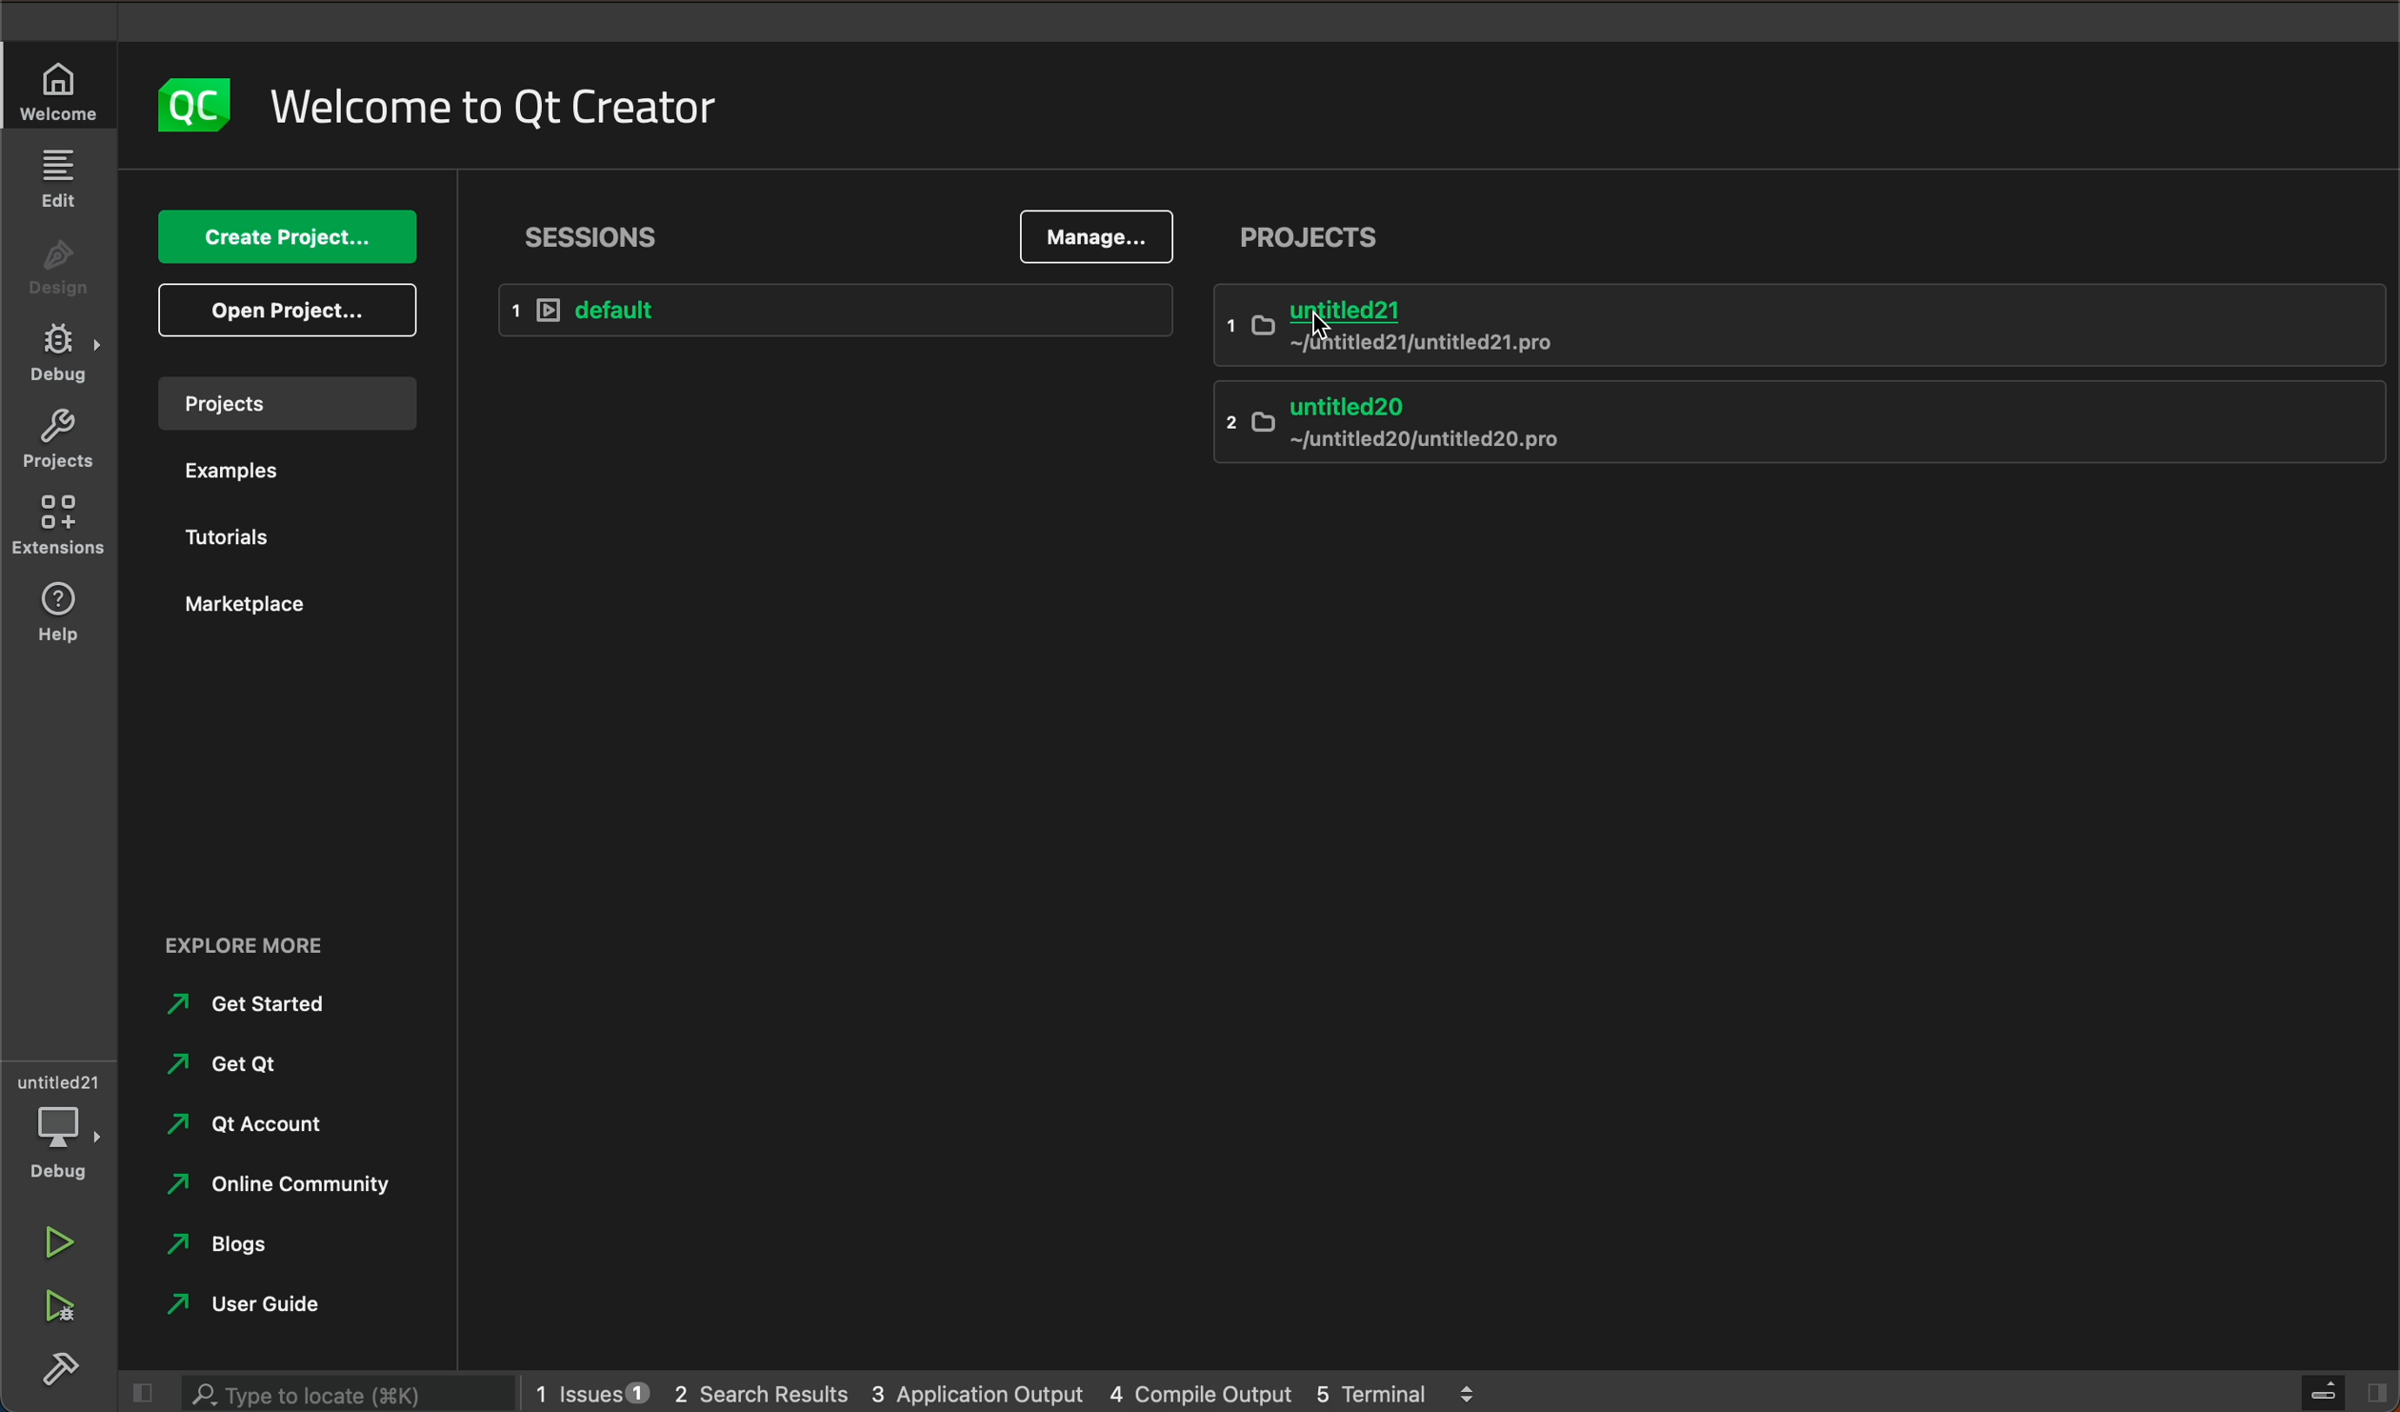 This screenshot has height=1412, width=2400. Describe the element at coordinates (59, 178) in the screenshot. I see `edit` at that location.